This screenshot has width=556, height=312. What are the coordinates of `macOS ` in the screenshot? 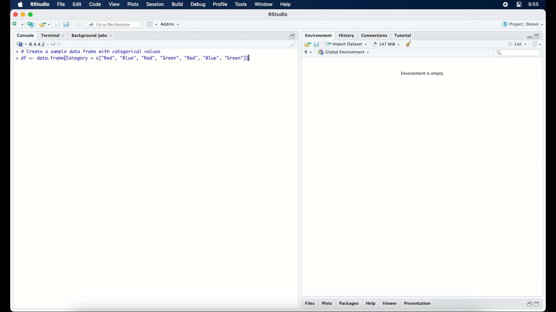 It's located at (20, 5).